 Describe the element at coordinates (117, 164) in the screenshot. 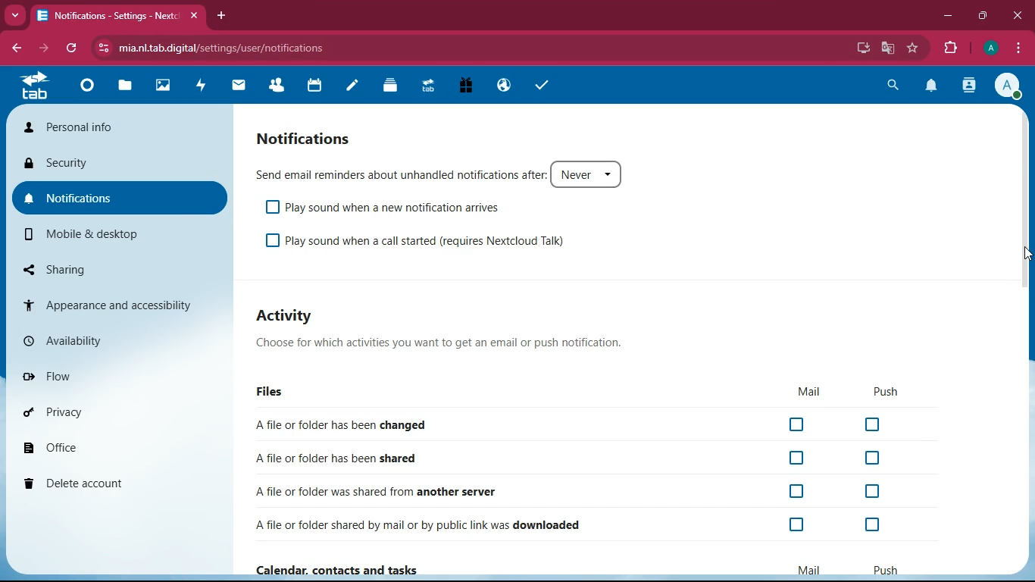

I see `security` at that location.